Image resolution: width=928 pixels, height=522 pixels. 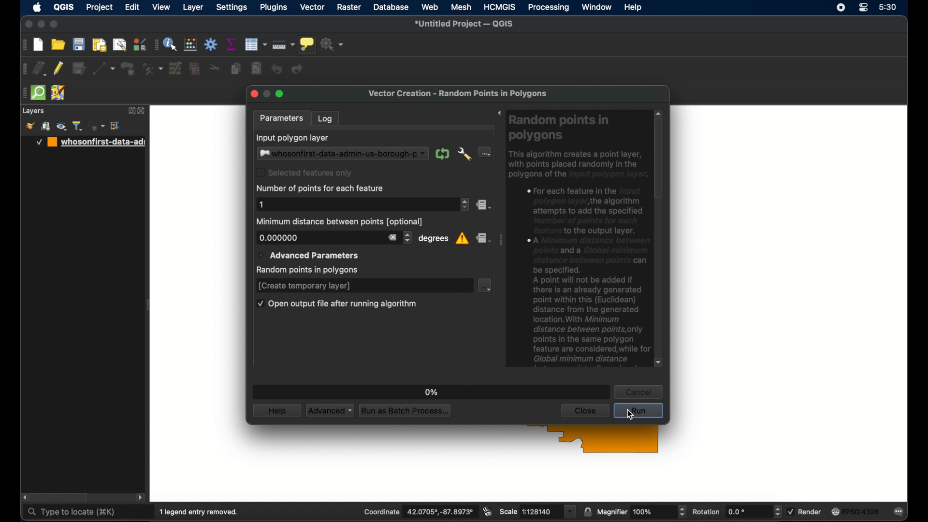 I want to click on QGIS, so click(x=64, y=7).